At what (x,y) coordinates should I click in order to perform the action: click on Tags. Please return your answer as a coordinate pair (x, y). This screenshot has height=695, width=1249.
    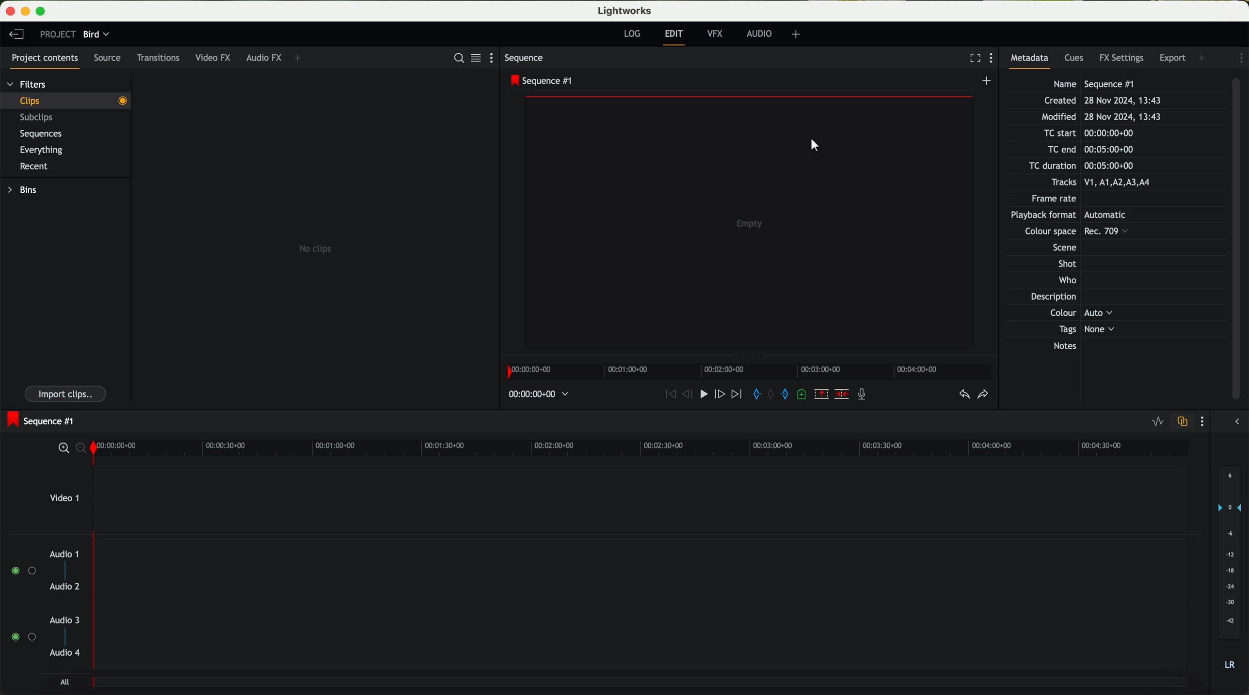
    Looking at the image, I should click on (1115, 328).